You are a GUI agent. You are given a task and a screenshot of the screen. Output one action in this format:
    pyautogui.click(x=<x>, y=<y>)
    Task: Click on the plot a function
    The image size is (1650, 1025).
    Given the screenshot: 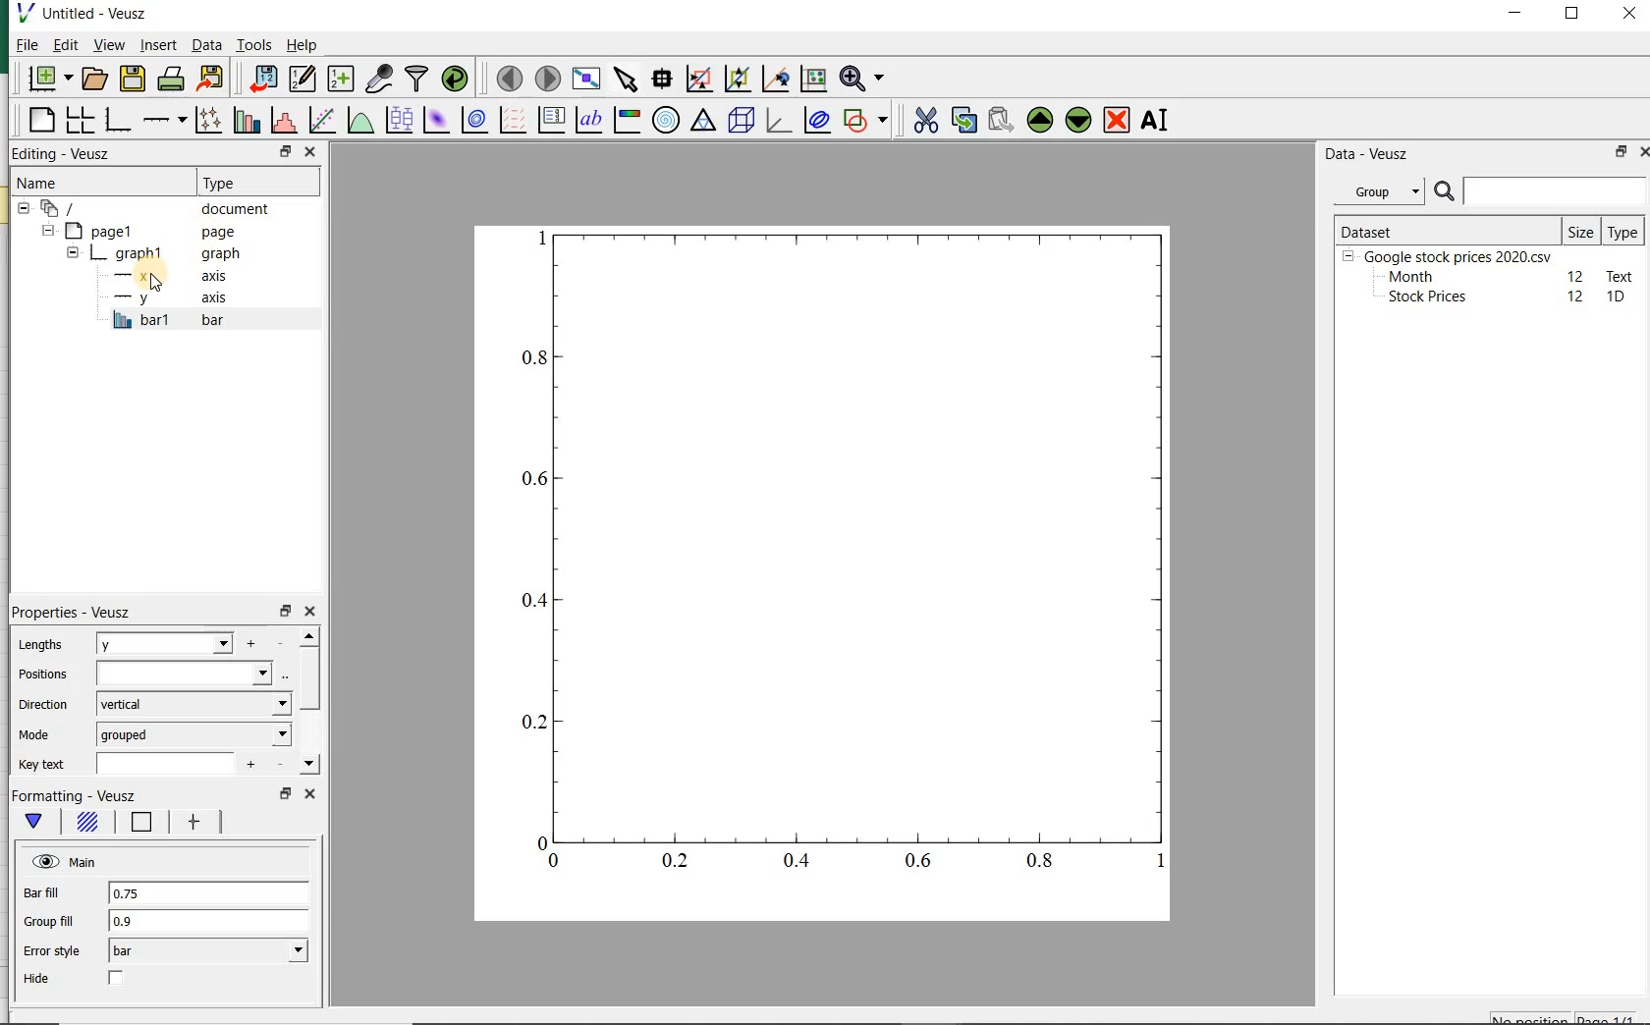 What is the action you would take?
    pyautogui.click(x=358, y=122)
    